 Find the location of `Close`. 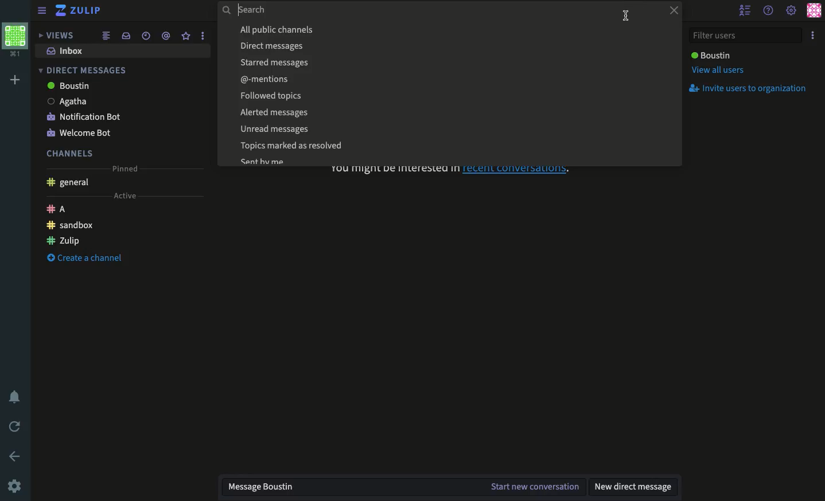

Close is located at coordinates (670, 11).